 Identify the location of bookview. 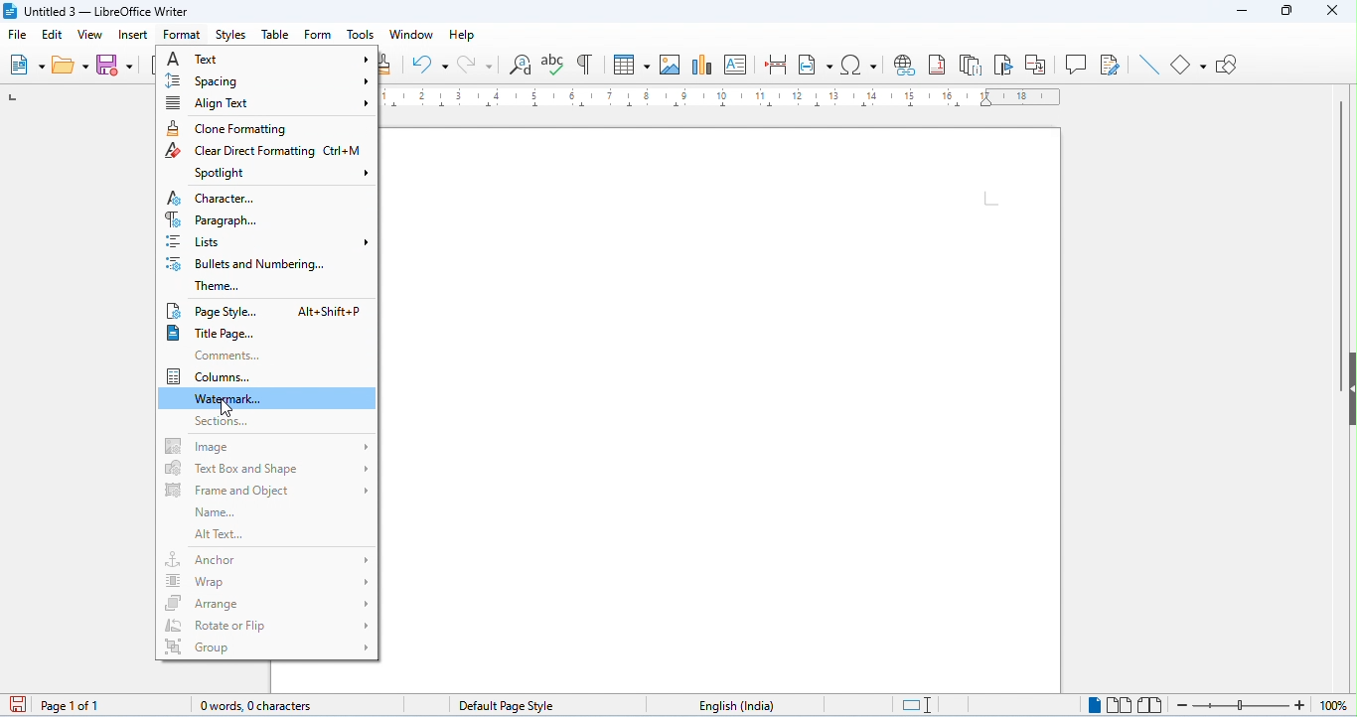
(1153, 705).